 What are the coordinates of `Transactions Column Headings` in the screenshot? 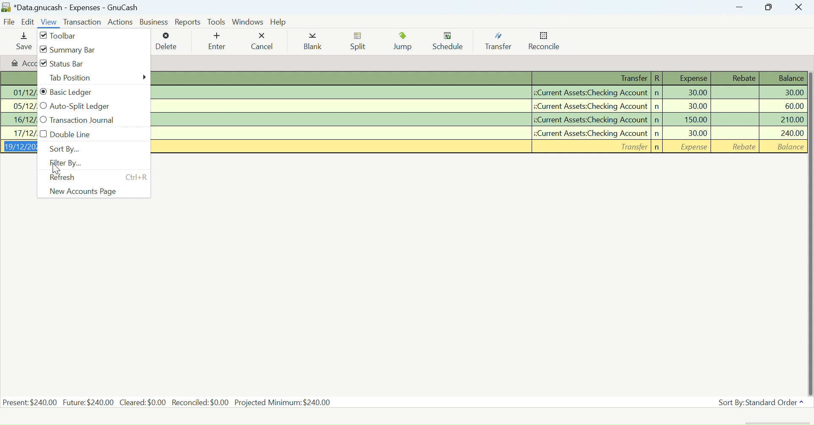 It's located at (479, 79).